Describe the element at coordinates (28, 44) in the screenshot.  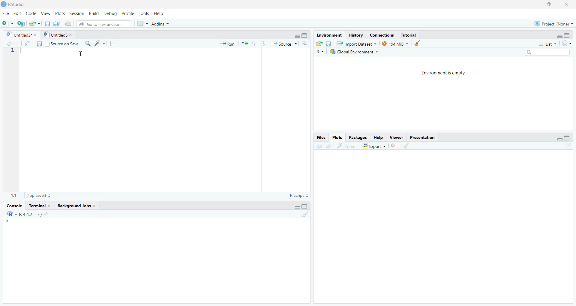
I see `show in new window` at that location.